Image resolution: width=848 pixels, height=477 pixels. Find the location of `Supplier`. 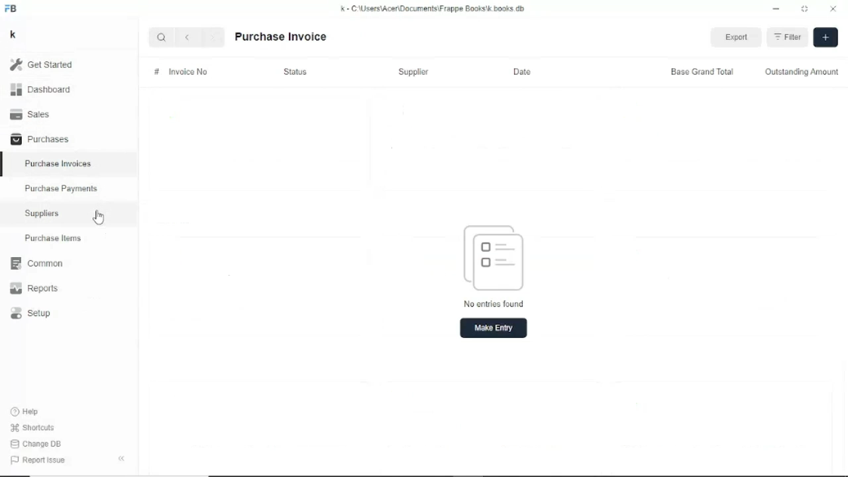

Supplier is located at coordinates (413, 72).